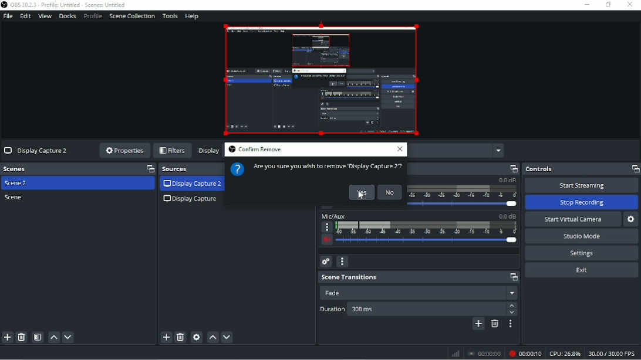 The image size is (641, 360). I want to click on Audio mixer menu, so click(343, 262).